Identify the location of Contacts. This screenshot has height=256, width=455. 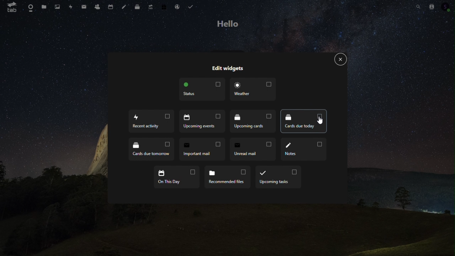
(432, 7).